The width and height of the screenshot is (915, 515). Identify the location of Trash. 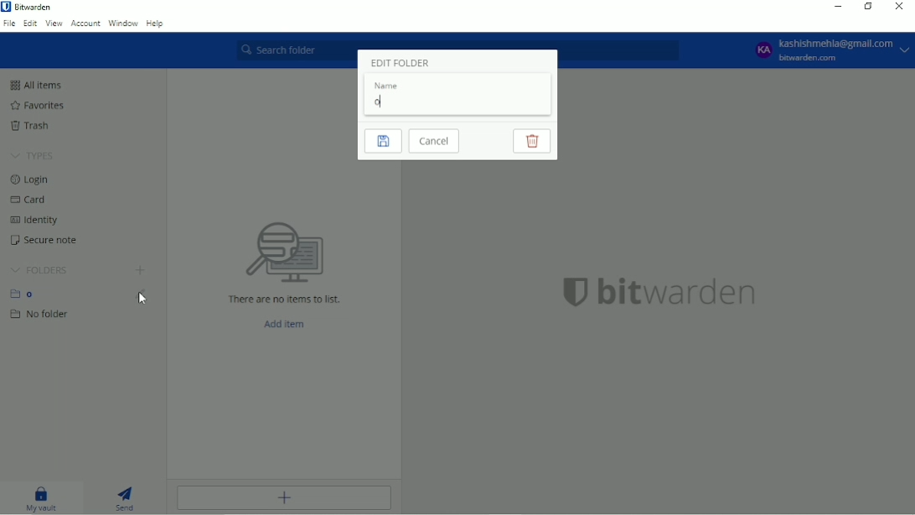
(33, 126).